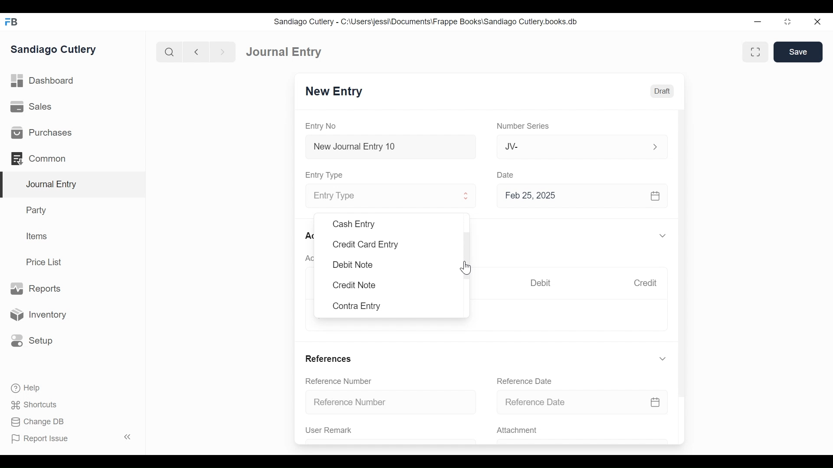 Image resolution: width=833 pixels, height=468 pixels. I want to click on Help, so click(24, 387).